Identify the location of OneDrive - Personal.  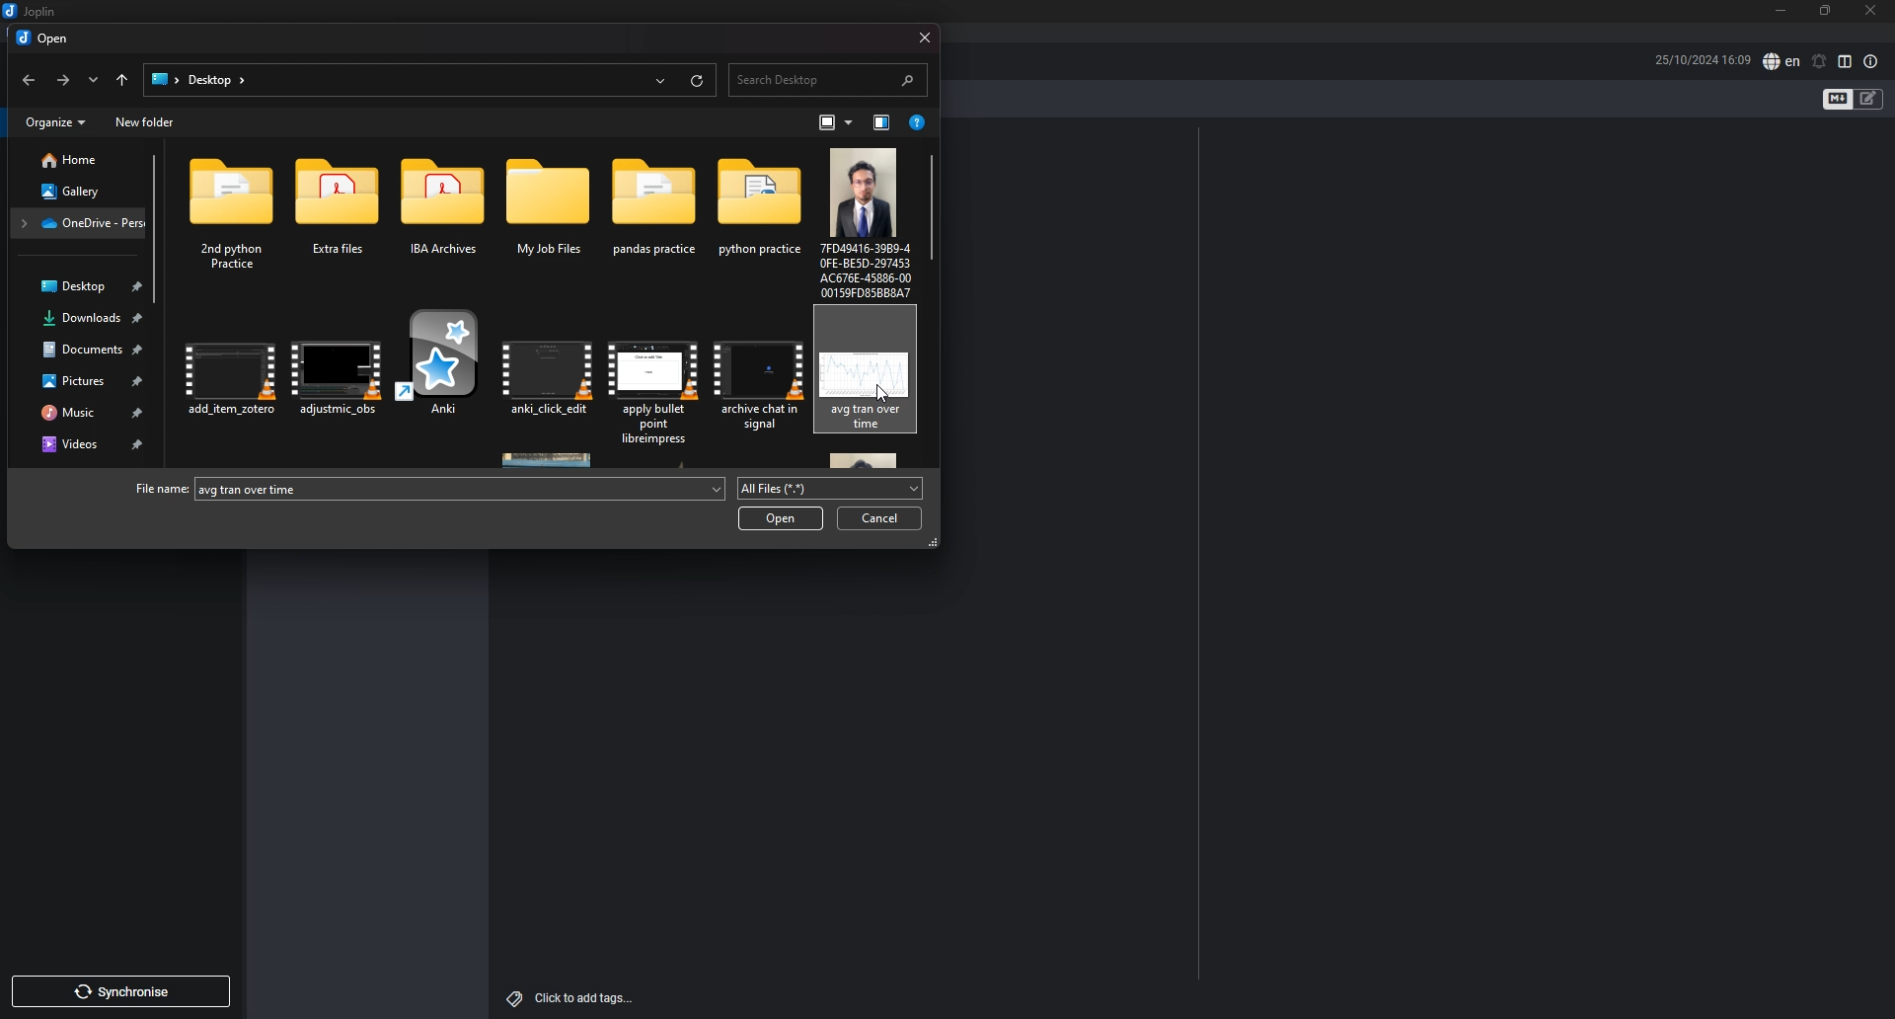
(79, 223).